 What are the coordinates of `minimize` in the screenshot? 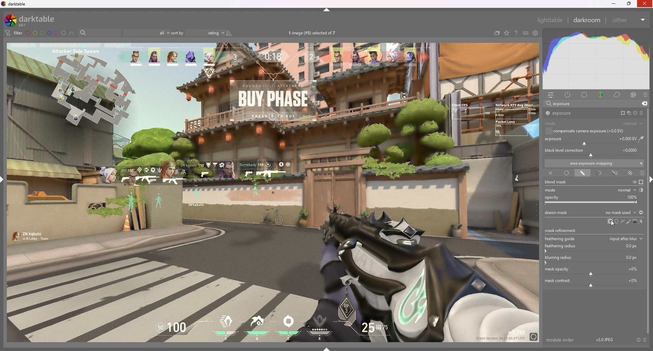 It's located at (614, 4).